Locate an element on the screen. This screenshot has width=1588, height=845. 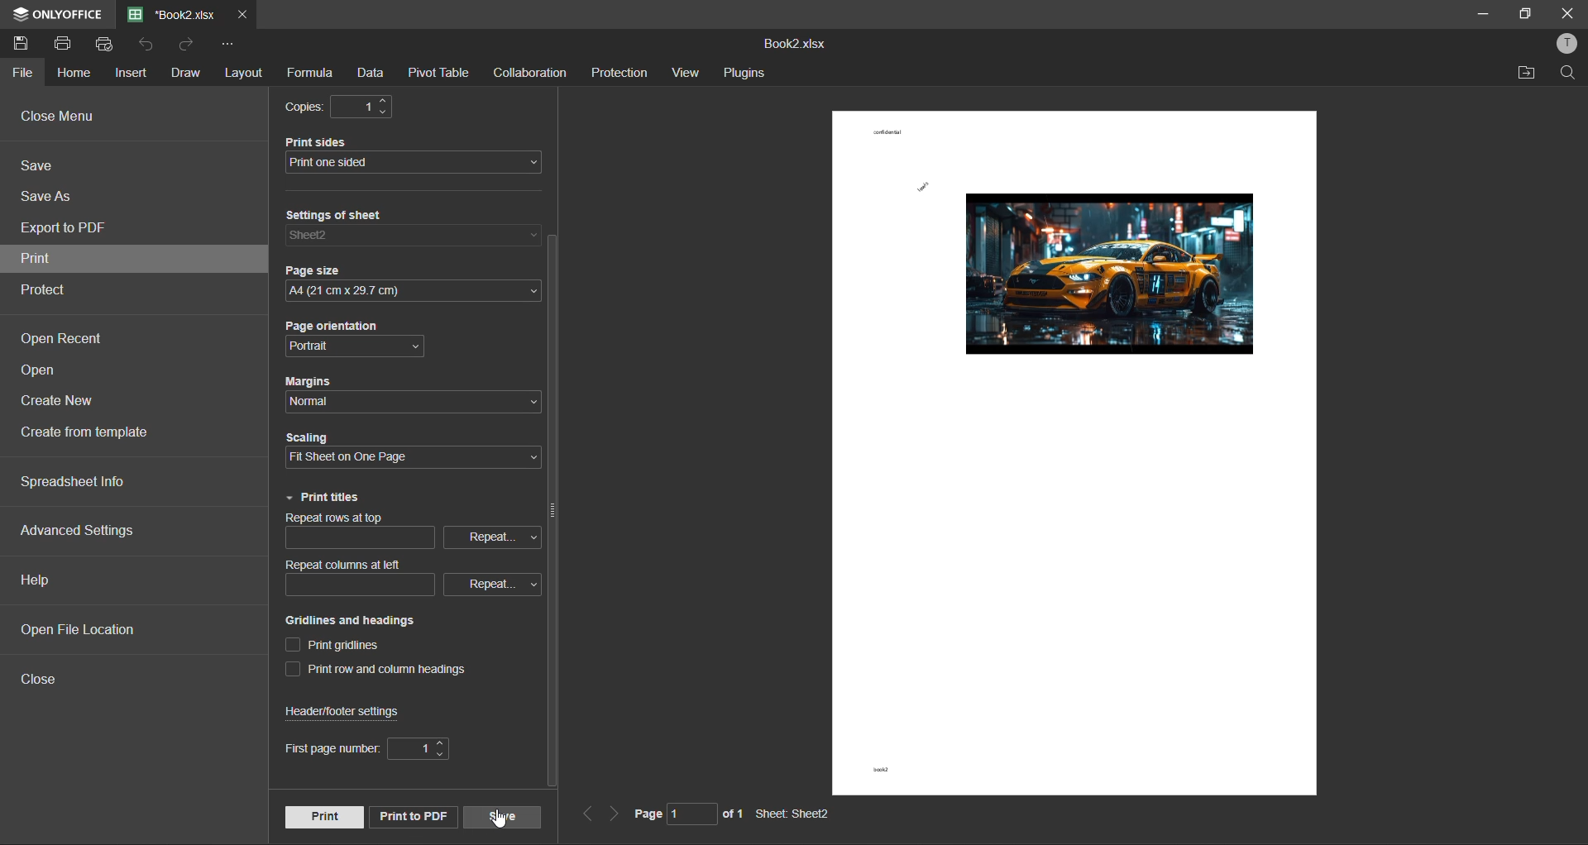
settings of sheet is located at coordinates (413, 237).